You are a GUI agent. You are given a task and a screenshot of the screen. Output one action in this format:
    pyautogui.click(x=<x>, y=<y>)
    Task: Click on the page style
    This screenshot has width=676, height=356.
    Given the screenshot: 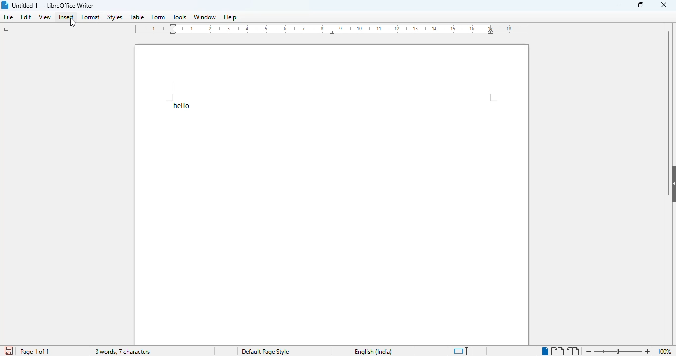 What is the action you would take?
    pyautogui.click(x=265, y=351)
    